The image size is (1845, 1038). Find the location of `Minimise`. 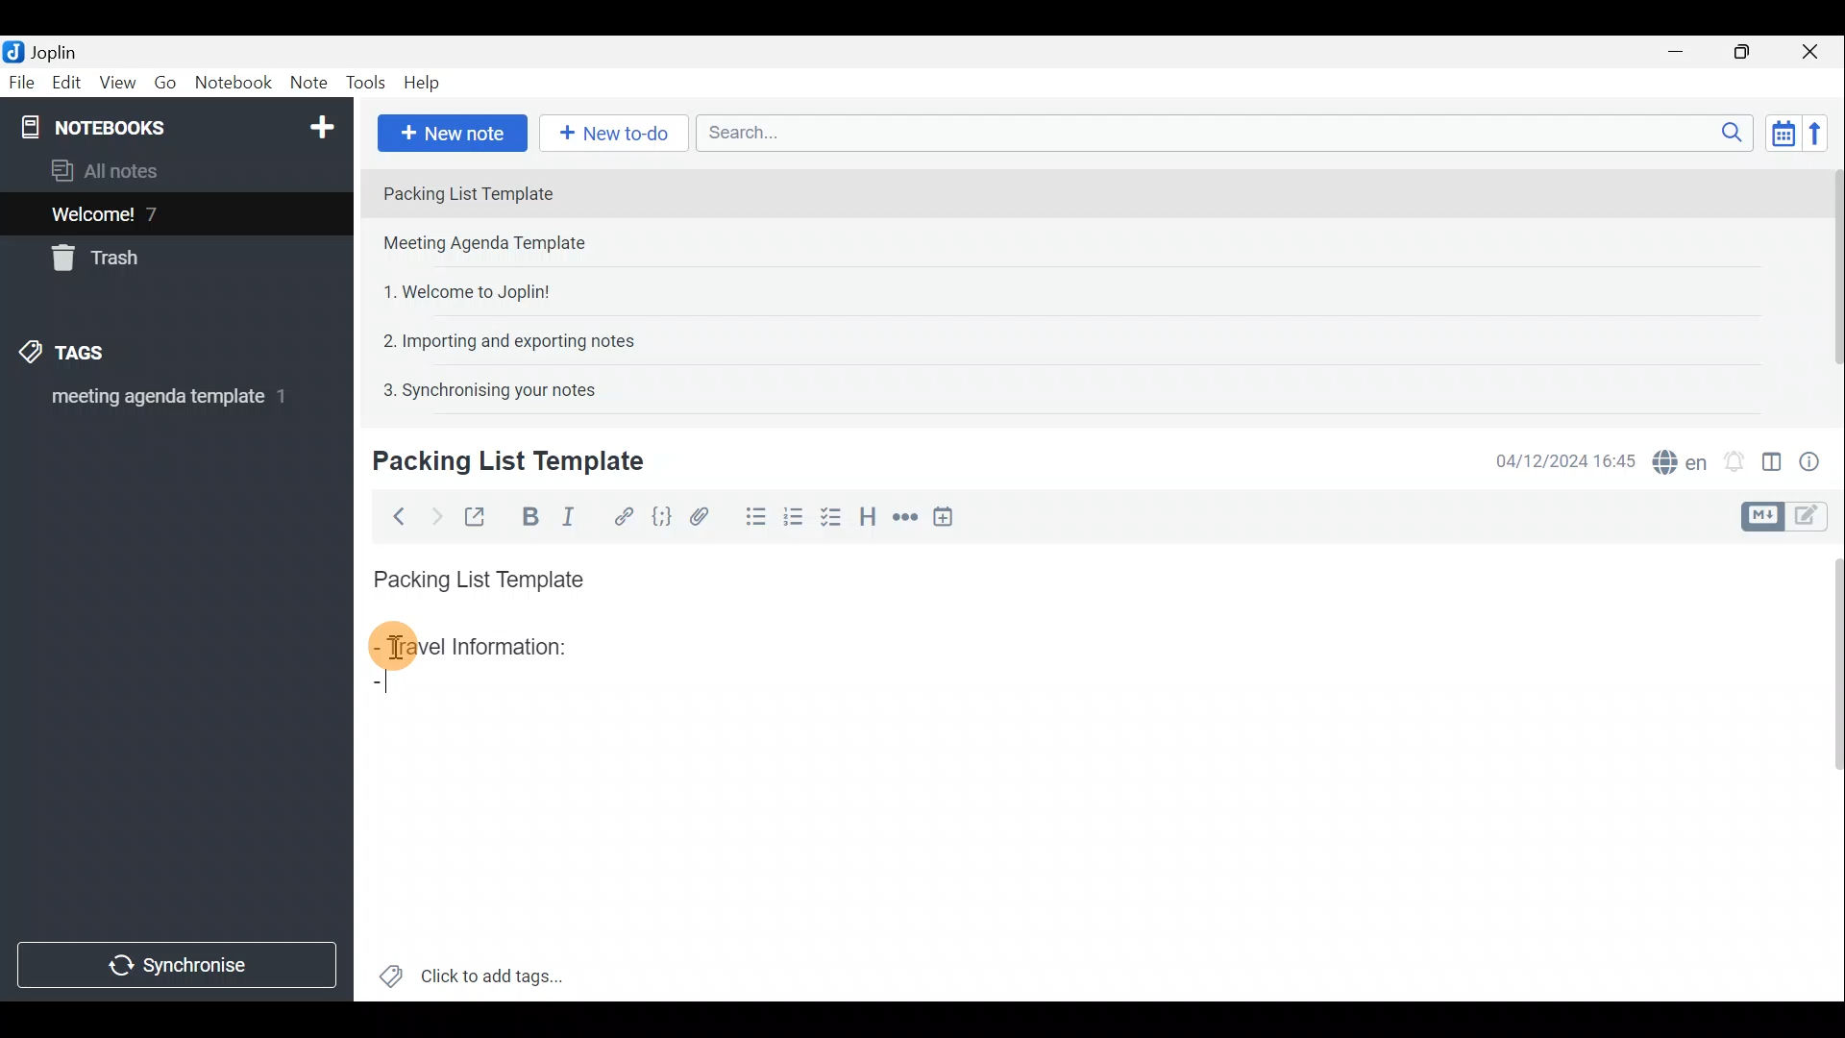

Minimise is located at coordinates (1685, 55).